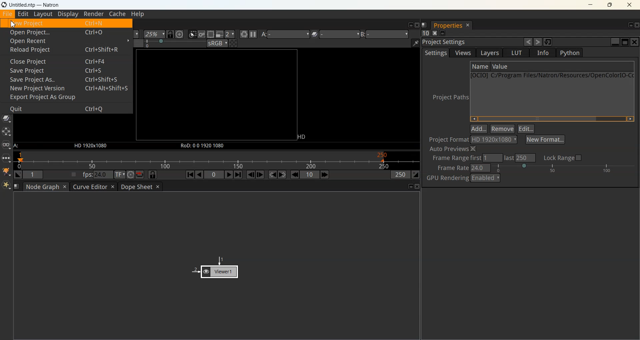 The height and width of the screenshot is (340, 640). What do you see at coordinates (120, 175) in the screenshot?
I see `TF/TC` at bounding box center [120, 175].